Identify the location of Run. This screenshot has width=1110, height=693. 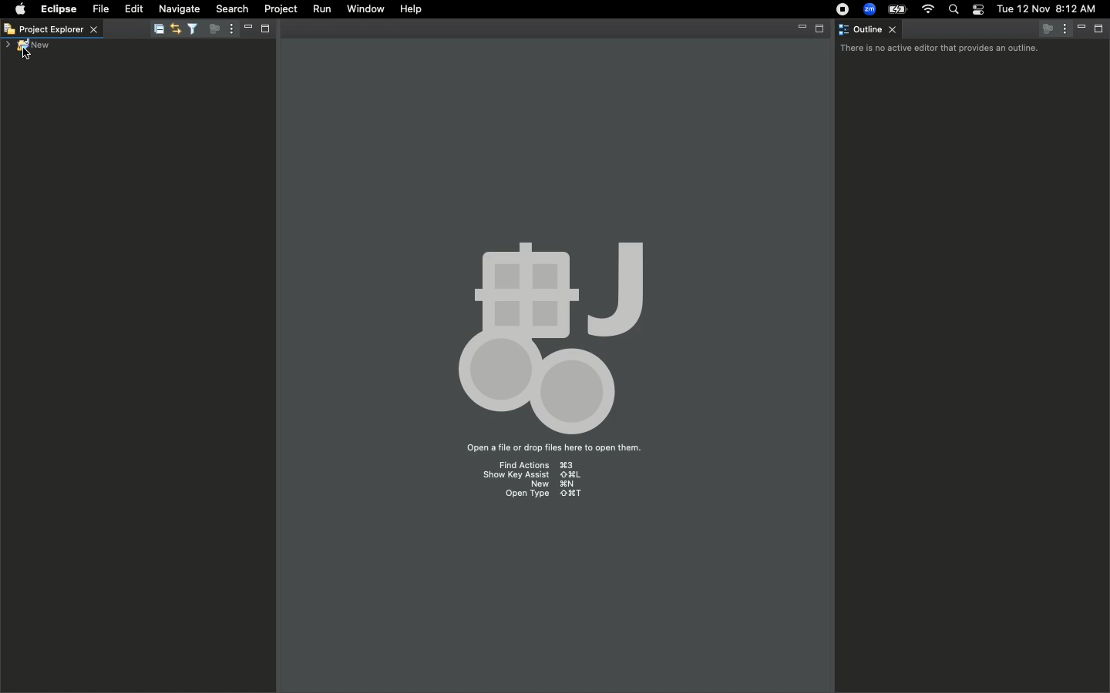
(319, 8).